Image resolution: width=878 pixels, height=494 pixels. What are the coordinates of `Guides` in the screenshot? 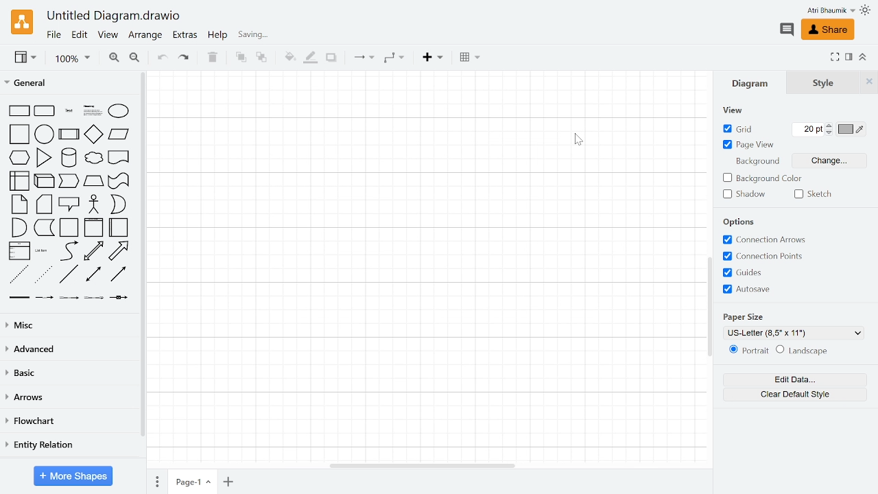 It's located at (764, 272).